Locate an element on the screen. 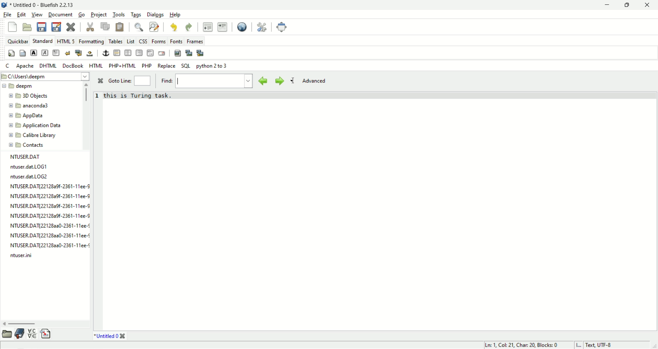 The height and width of the screenshot is (349, 658). ntuser.ini is located at coordinates (23, 257).